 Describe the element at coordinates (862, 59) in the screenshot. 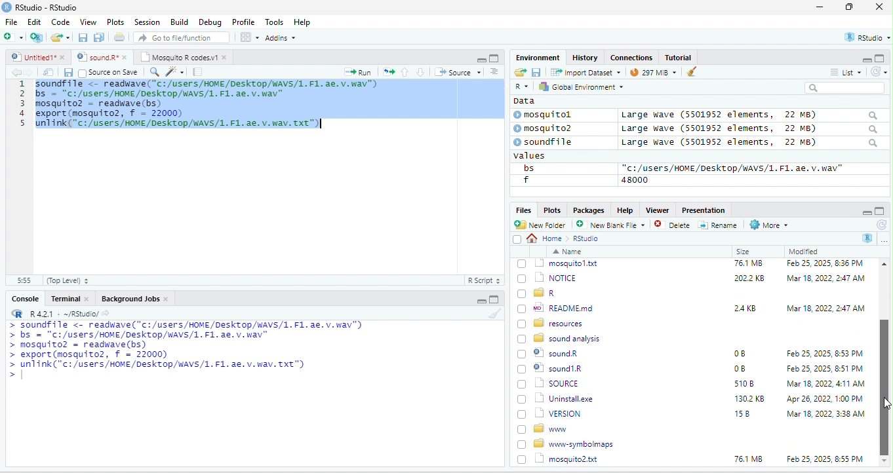

I see `minimize` at that location.